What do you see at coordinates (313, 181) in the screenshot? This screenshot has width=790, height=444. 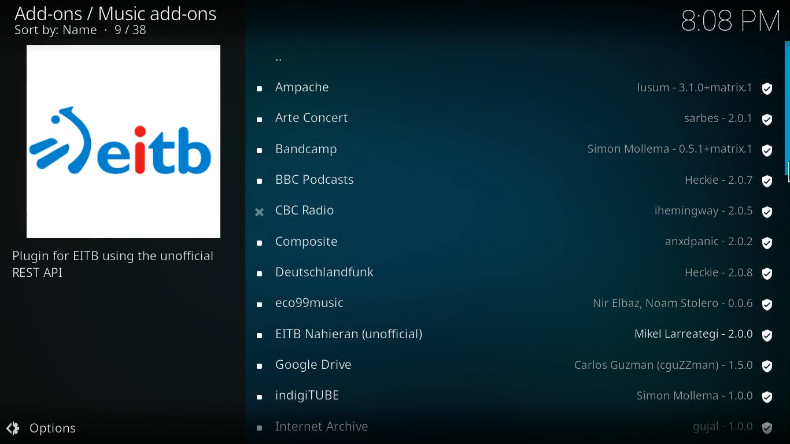 I see `add-ons` at bounding box center [313, 181].